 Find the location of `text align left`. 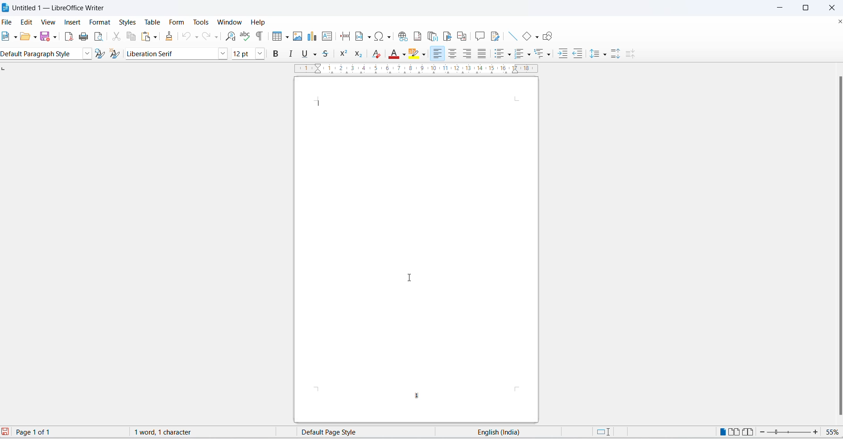

text align left is located at coordinates (438, 54).